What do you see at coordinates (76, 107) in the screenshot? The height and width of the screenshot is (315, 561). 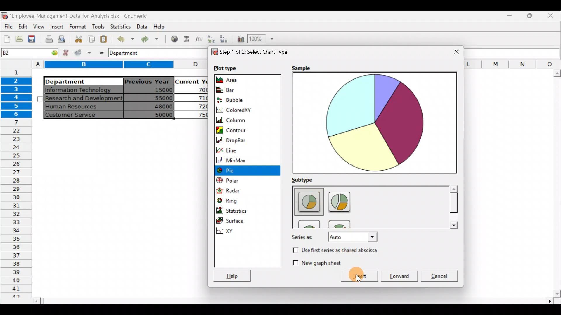 I see `Human Resources` at bounding box center [76, 107].